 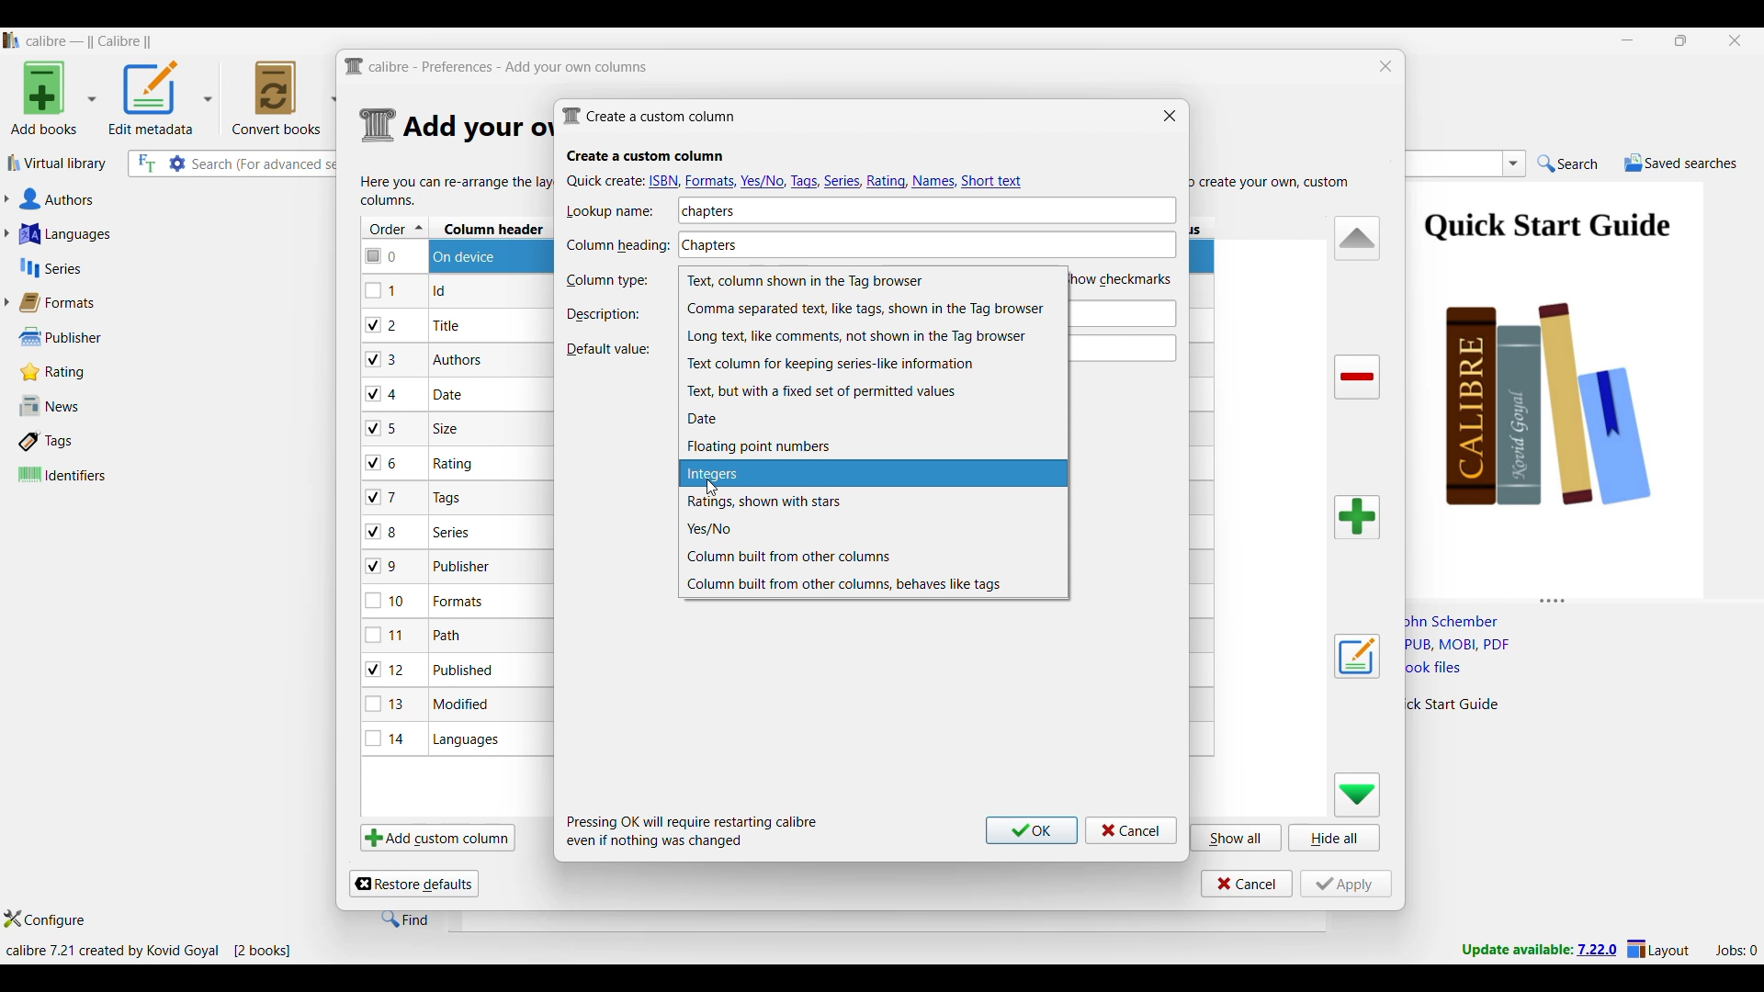 What do you see at coordinates (1568, 164) in the screenshot?
I see `Search` at bounding box center [1568, 164].